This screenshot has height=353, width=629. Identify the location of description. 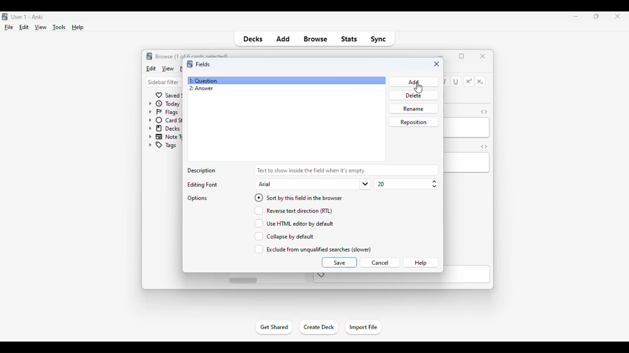
(202, 171).